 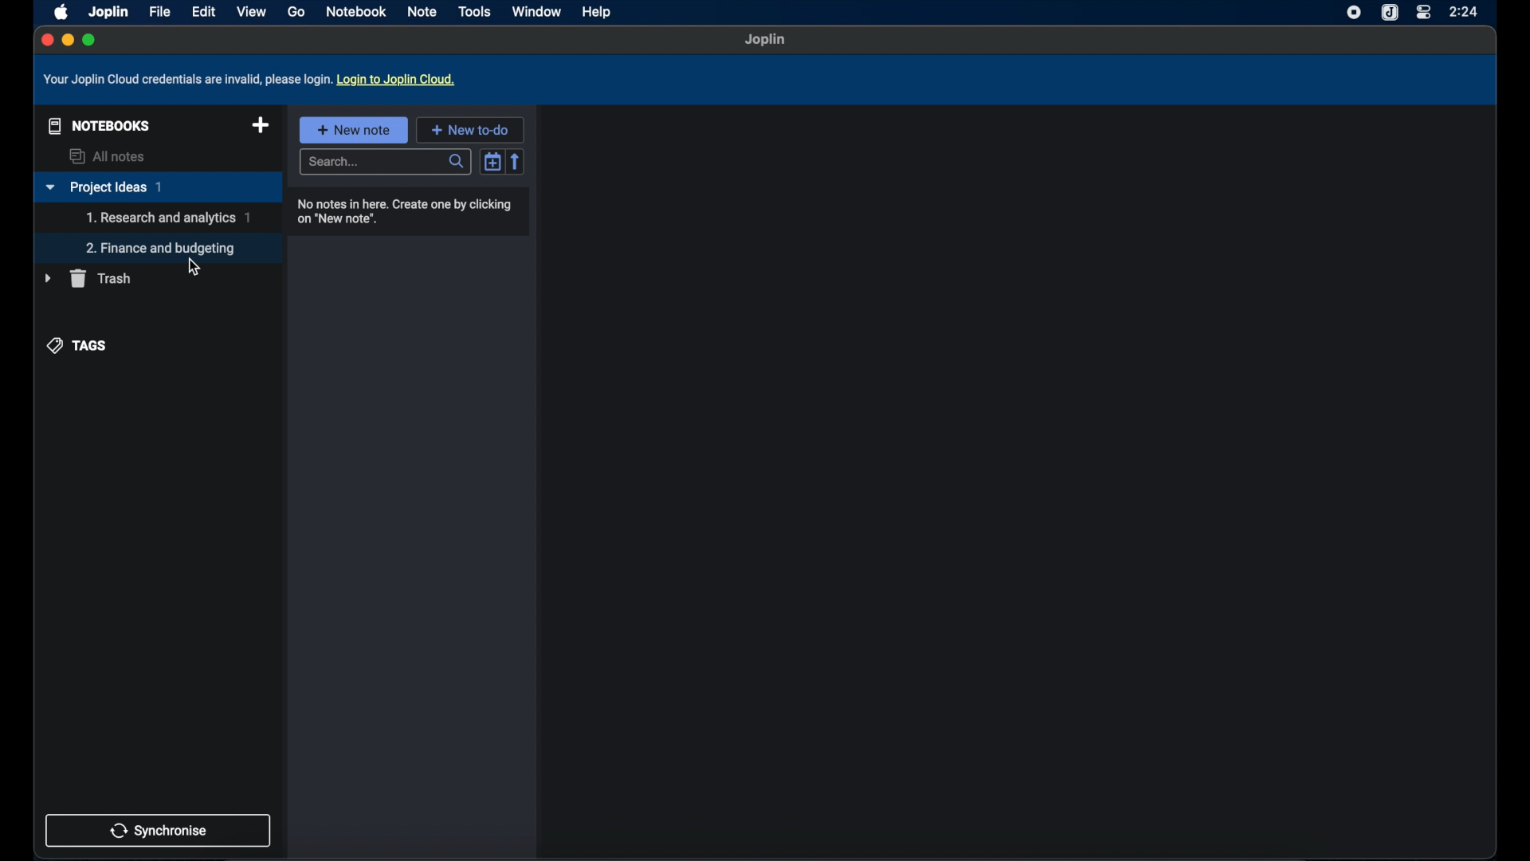 I want to click on apple icon, so click(x=58, y=11).